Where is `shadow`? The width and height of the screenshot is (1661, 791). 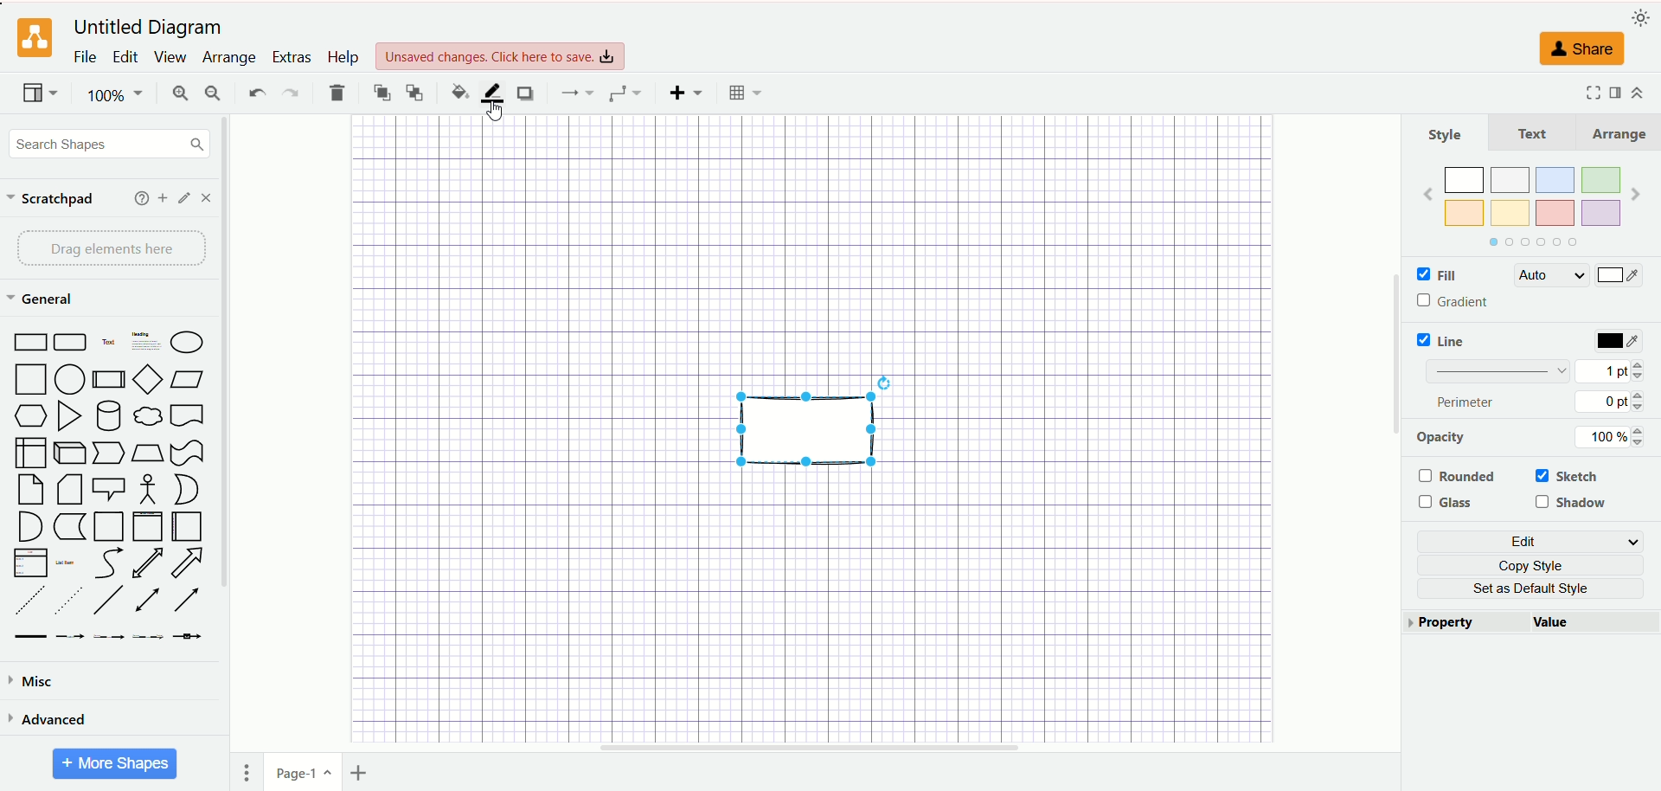
shadow is located at coordinates (1572, 502).